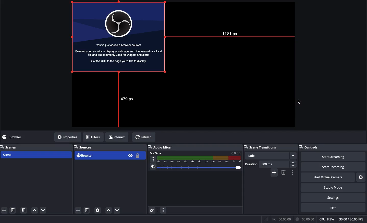  Describe the element at coordinates (333, 197) in the screenshot. I see `Settings` at that location.